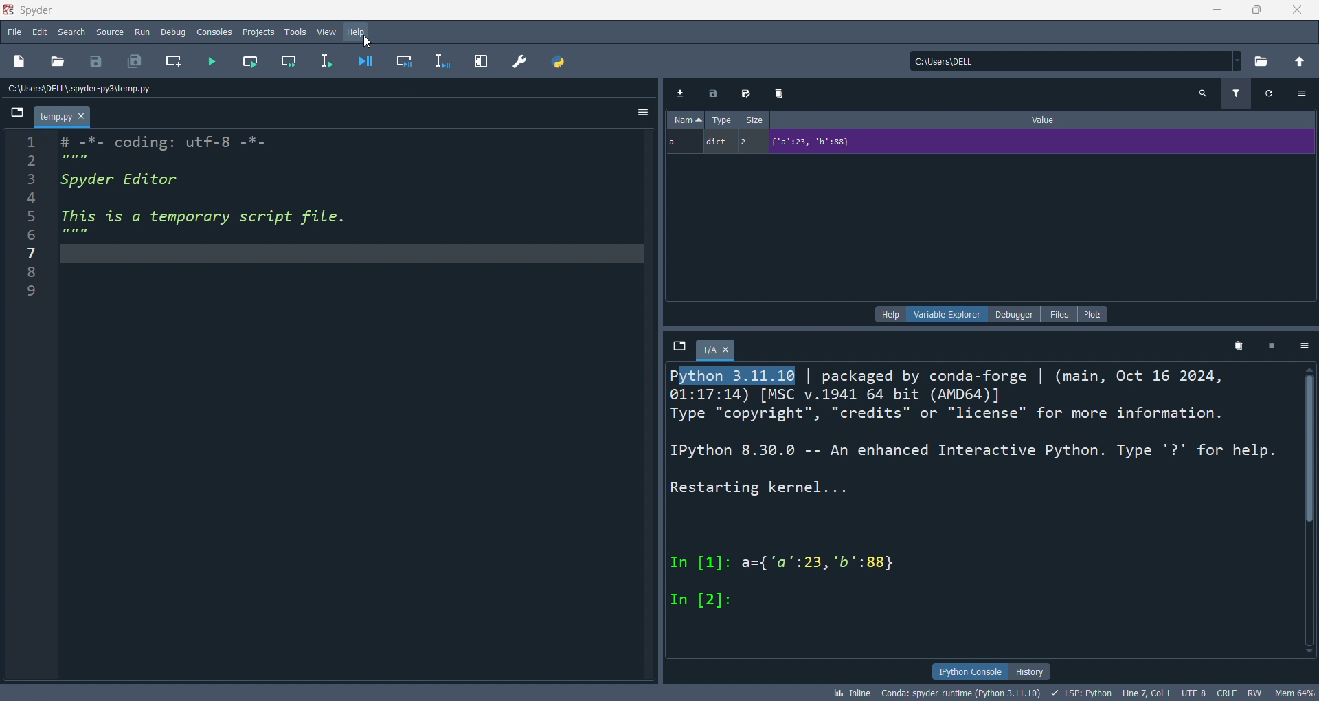 The image size is (1319, 701). Describe the element at coordinates (1301, 61) in the screenshot. I see `open parent directory` at that location.